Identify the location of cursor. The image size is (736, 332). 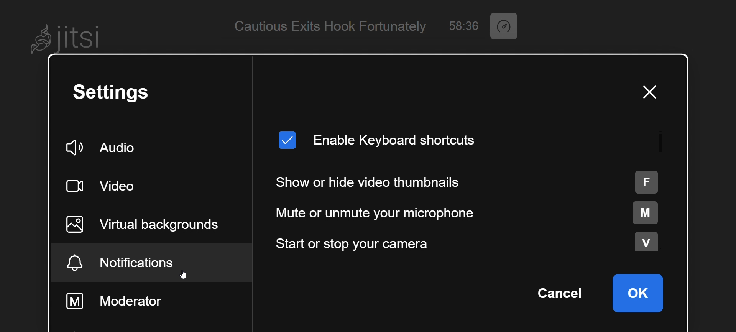
(181, 273).